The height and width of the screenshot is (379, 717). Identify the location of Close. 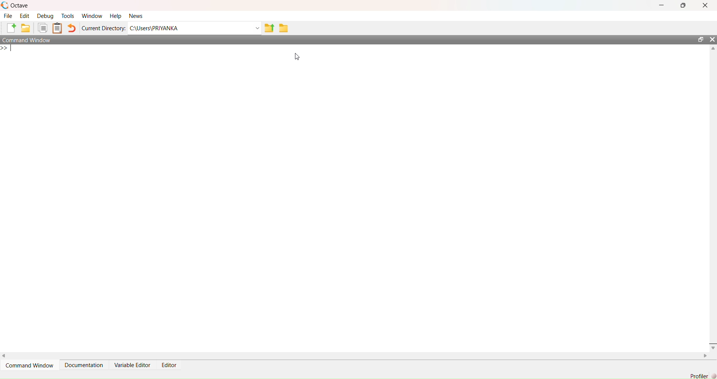
(713, 39).